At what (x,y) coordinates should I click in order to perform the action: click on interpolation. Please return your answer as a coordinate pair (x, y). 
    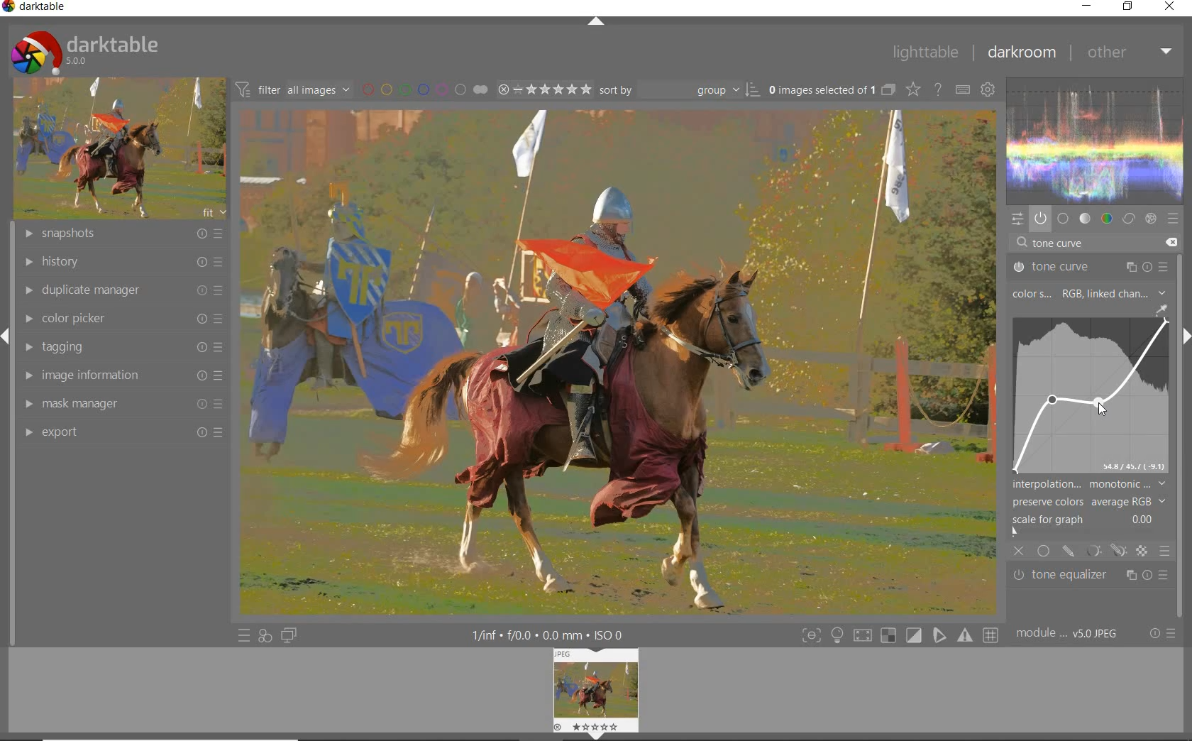
    Looking at the image, I should click on (1089, 484).